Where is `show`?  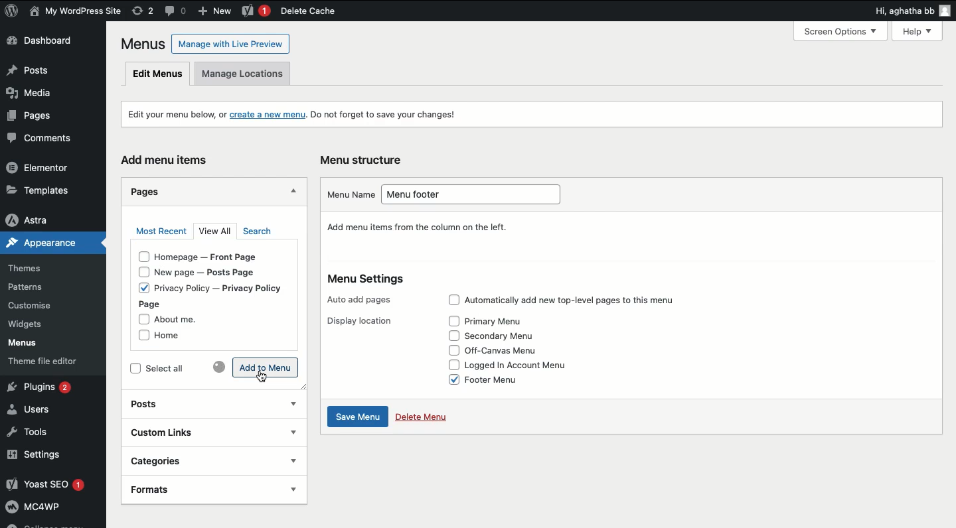 show is located at coordinates (293, 460).